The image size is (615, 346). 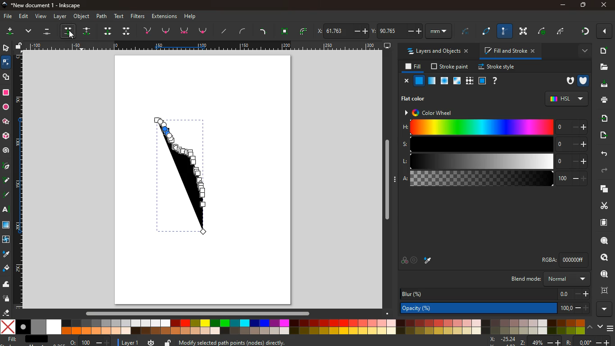 What do you see at coordinates (88, 31) in the screenshot?
I see `change` at bounding box center [88, 31].